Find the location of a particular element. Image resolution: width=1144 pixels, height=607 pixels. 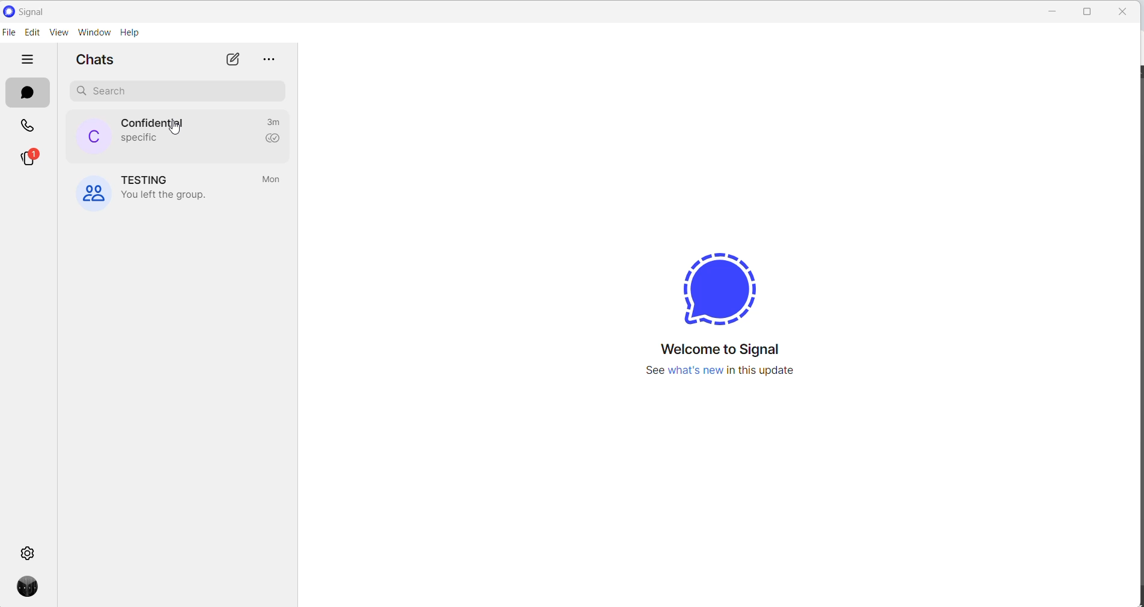

close is located at coordinates (1122, 11).